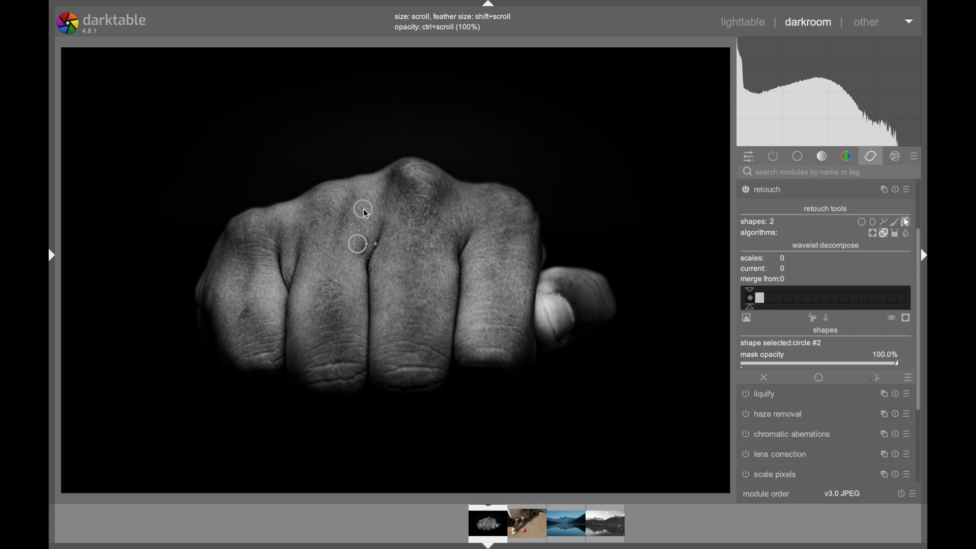 This screenshot has width=976, height=549. What do you see at coordinates (396, 268) in the screenshot?
I see `photo` at bounding box center [396, 268].